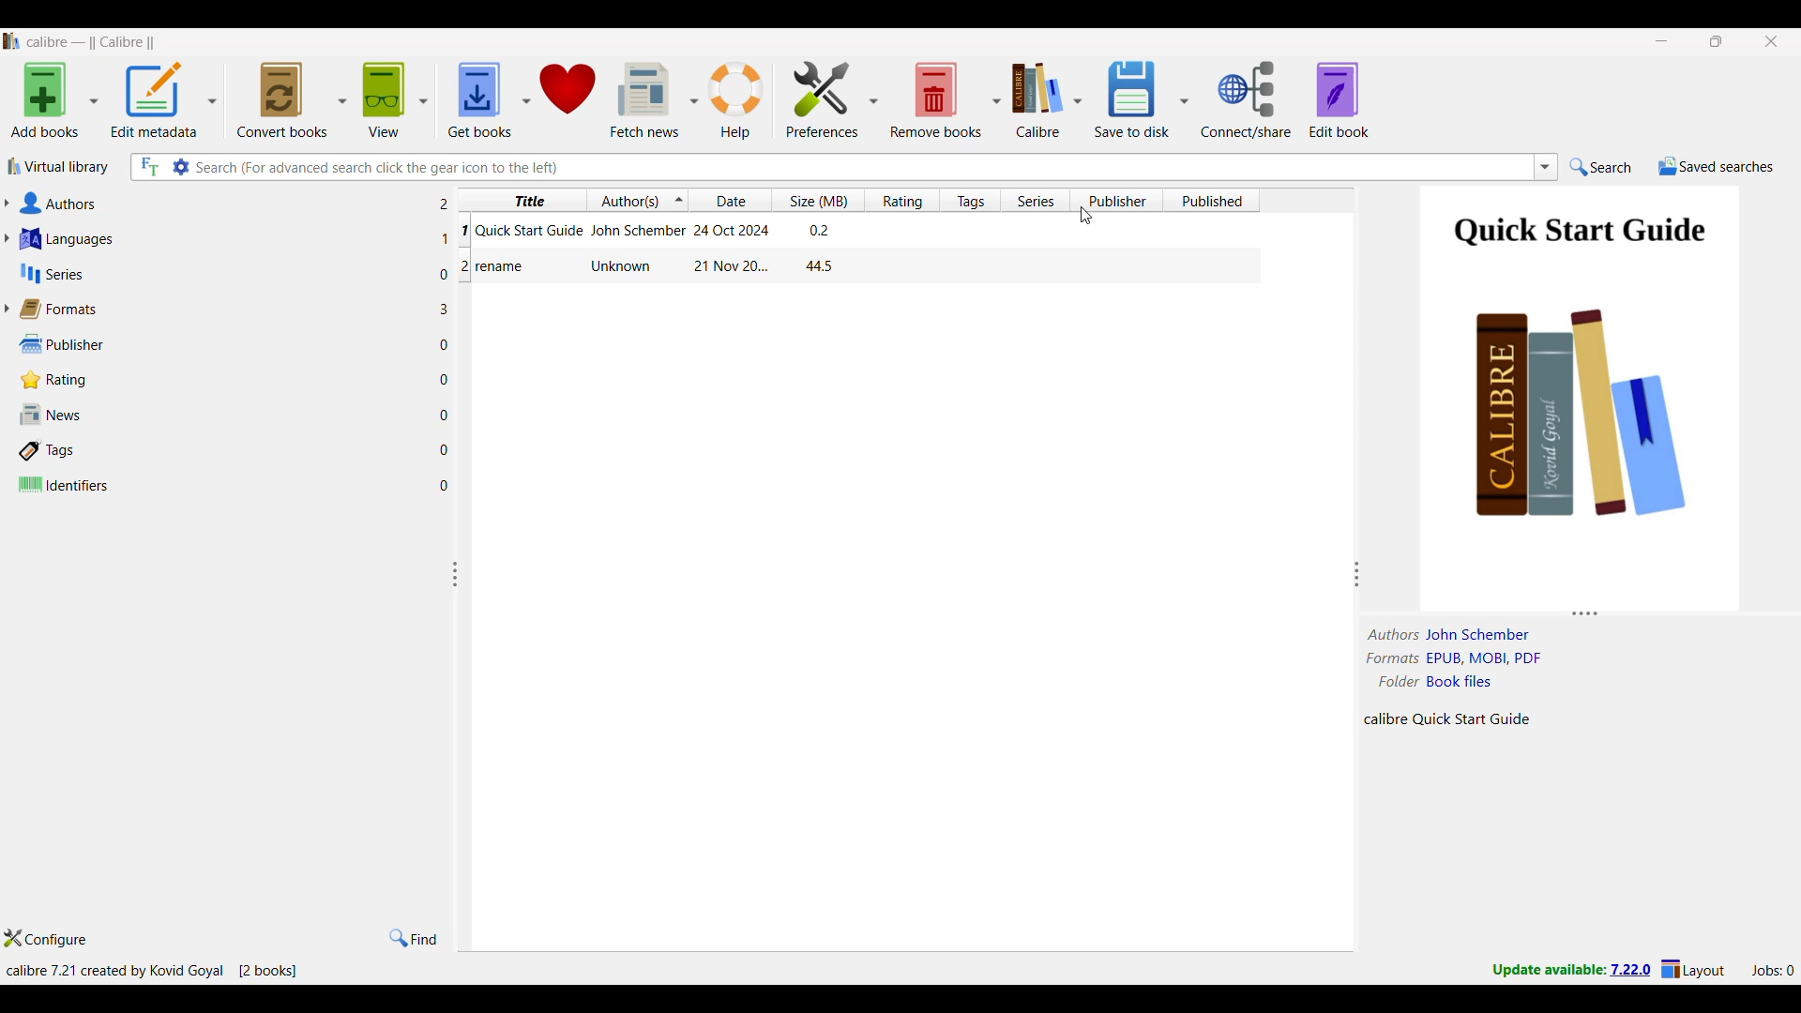 This screenshot has width=1801, height=1013. I want to click on Size column, so click(817, 200).